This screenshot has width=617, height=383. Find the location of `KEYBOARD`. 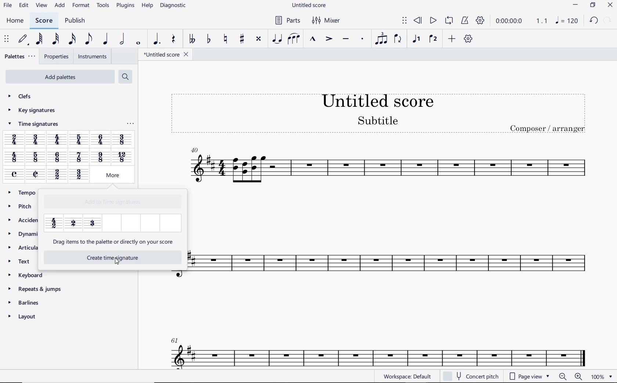

KEYBOARD is located at coordinates (27, 274).